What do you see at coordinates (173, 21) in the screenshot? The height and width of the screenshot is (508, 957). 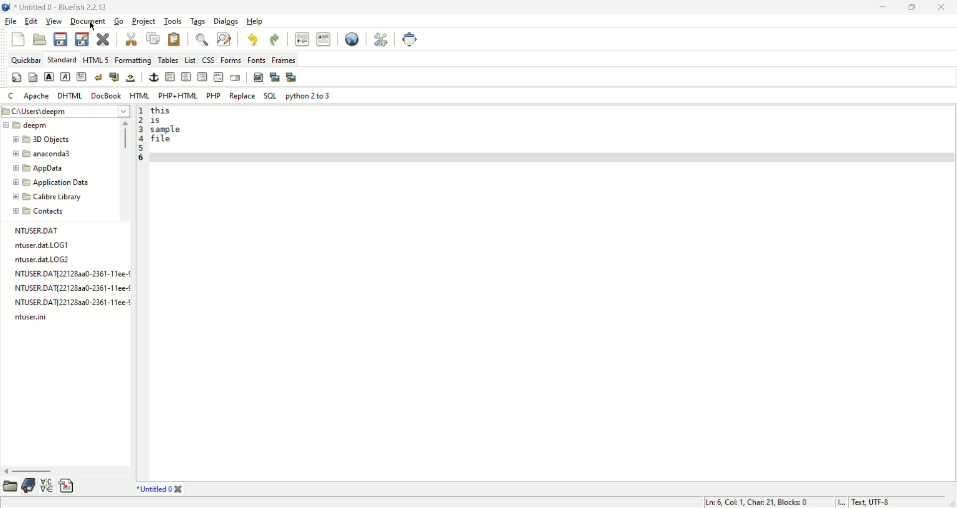 I see `tools` at bounding box center [173, 21].